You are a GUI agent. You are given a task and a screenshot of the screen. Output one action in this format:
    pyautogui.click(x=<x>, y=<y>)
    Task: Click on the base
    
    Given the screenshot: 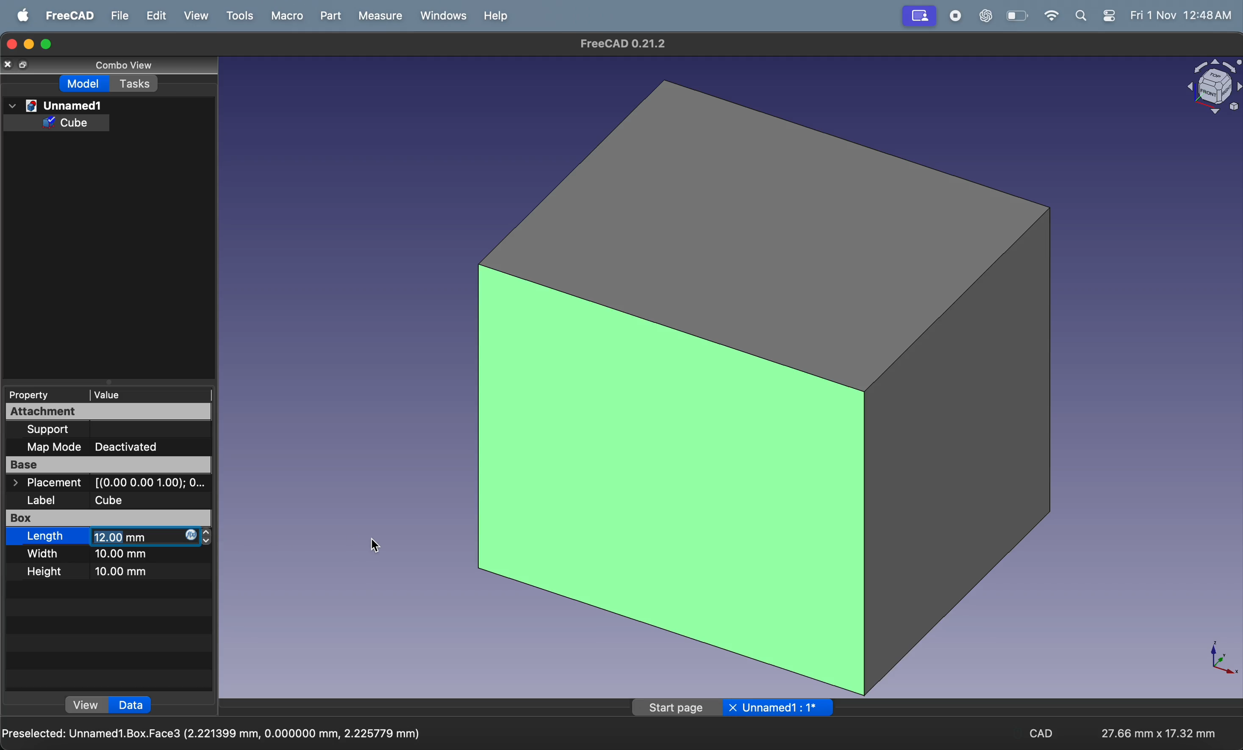 What is the action you would take?
    pyautogui.click(x=104, y=464)
    